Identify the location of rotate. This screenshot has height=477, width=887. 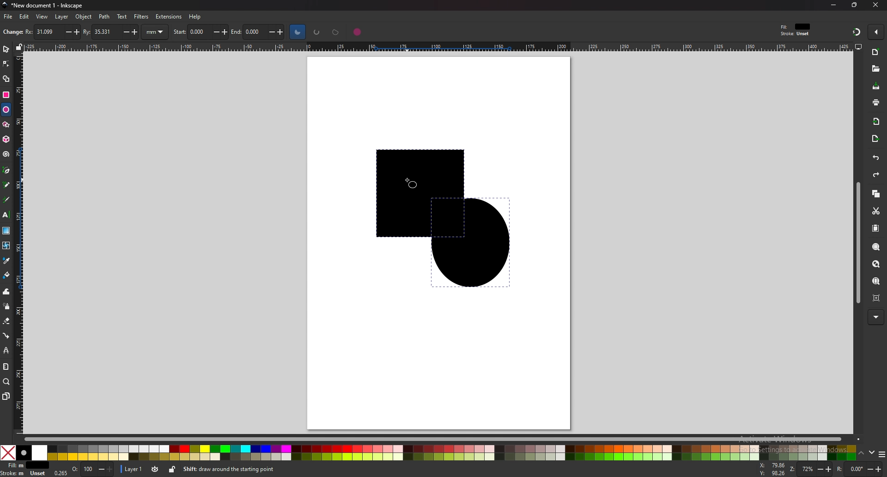
(859, 469).